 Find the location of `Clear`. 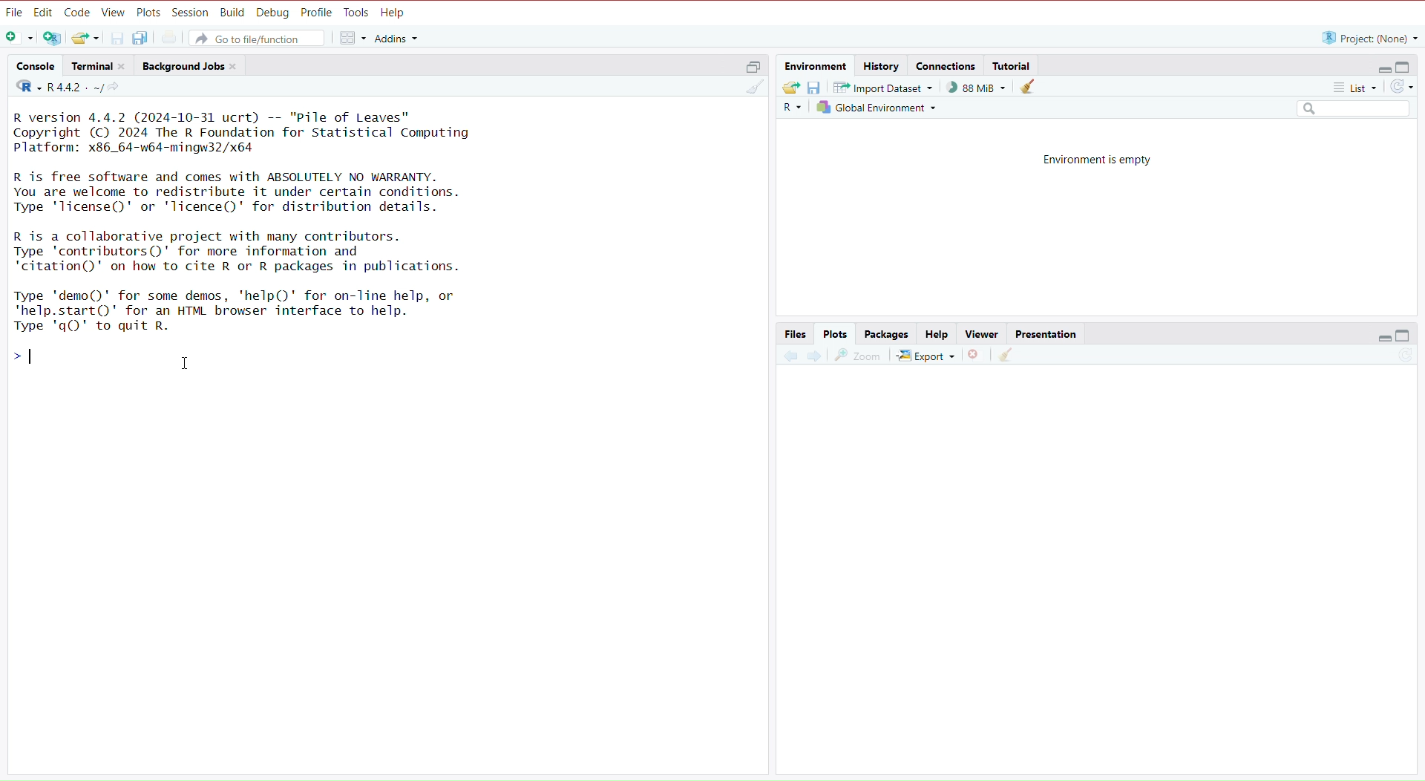

Clear is located at coordinates (1006, 355).